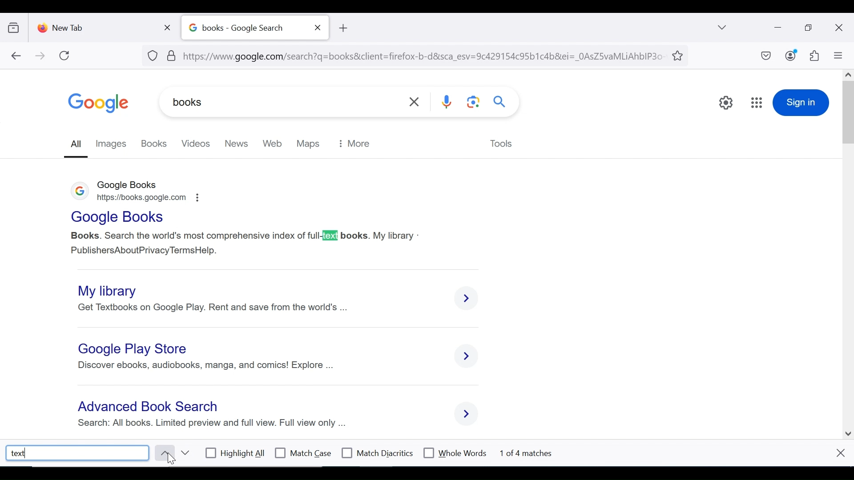 This screenshot has width=854, height=480. I want to click on previous, so click(163, 453).